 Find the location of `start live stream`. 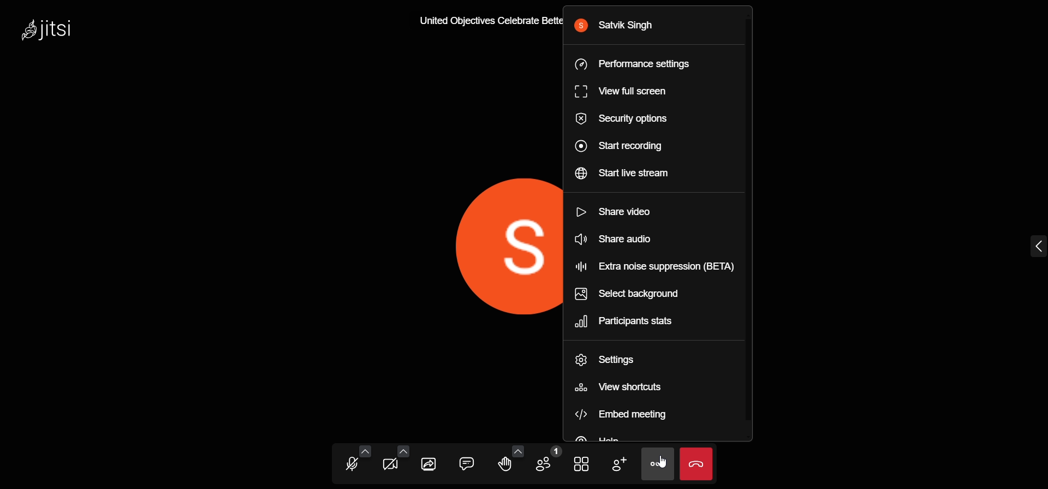

start live stream is located at coordinates (633, 174).